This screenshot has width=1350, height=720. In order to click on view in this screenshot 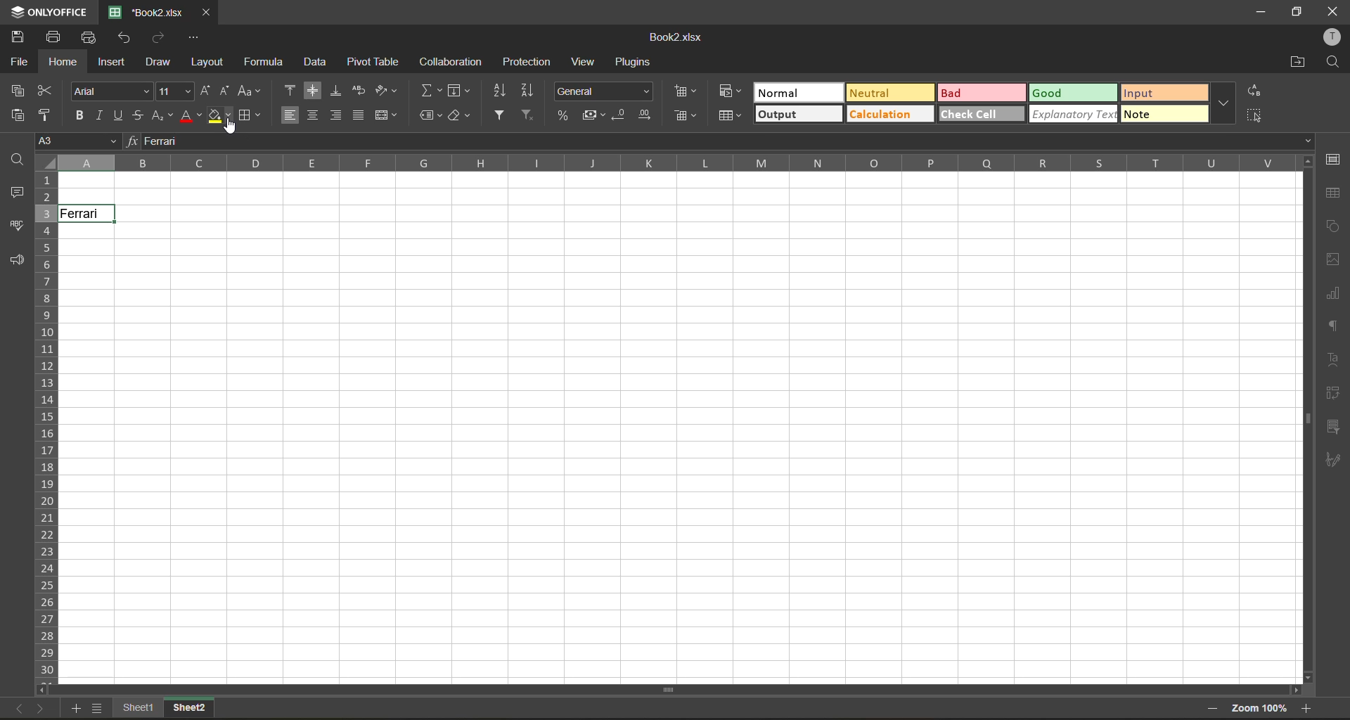, I will do `click(583, 63)`.